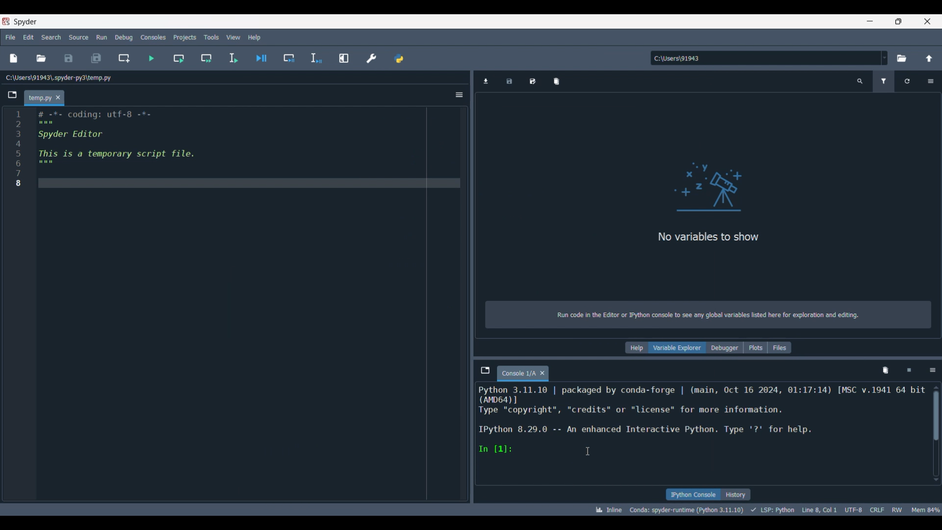 This screenshot has height=530, width=942. I want to click on Open file, so click(41, 58).